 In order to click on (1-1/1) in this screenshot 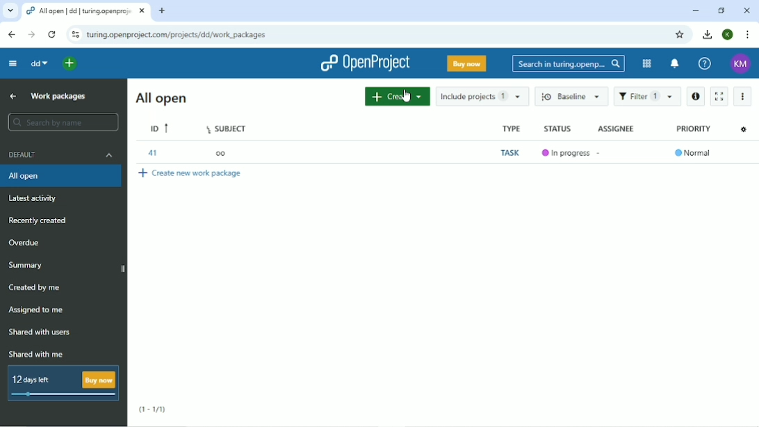, I will do `click(153, 410)`.